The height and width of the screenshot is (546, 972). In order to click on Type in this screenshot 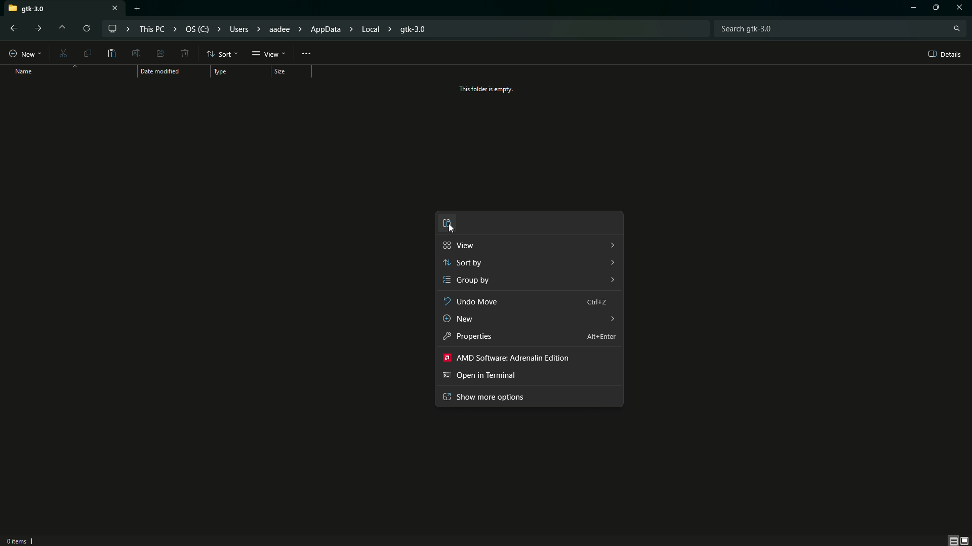, I will do `click(222, 72)`.